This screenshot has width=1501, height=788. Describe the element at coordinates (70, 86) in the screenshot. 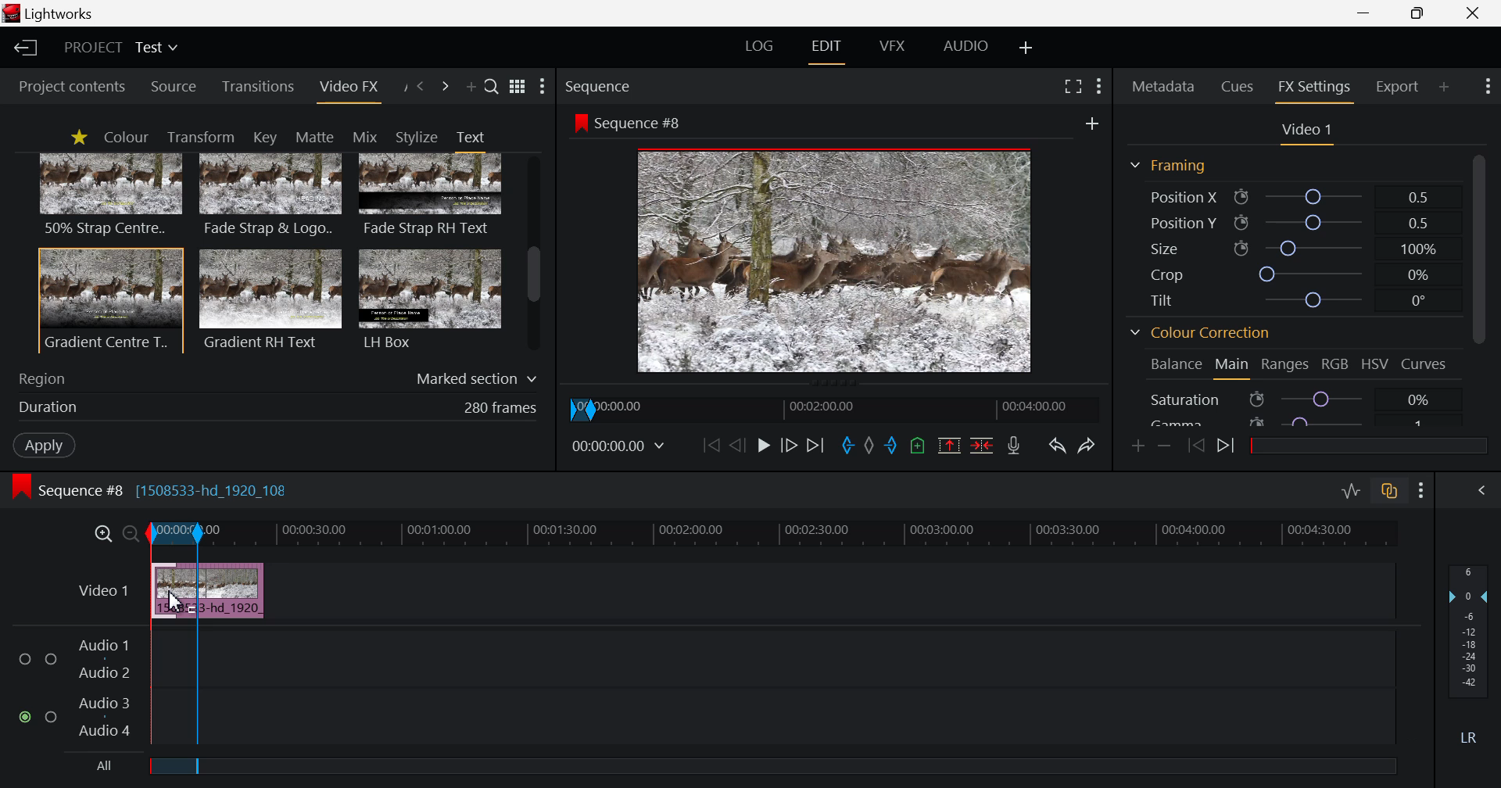

I see `Project contents` at that location.